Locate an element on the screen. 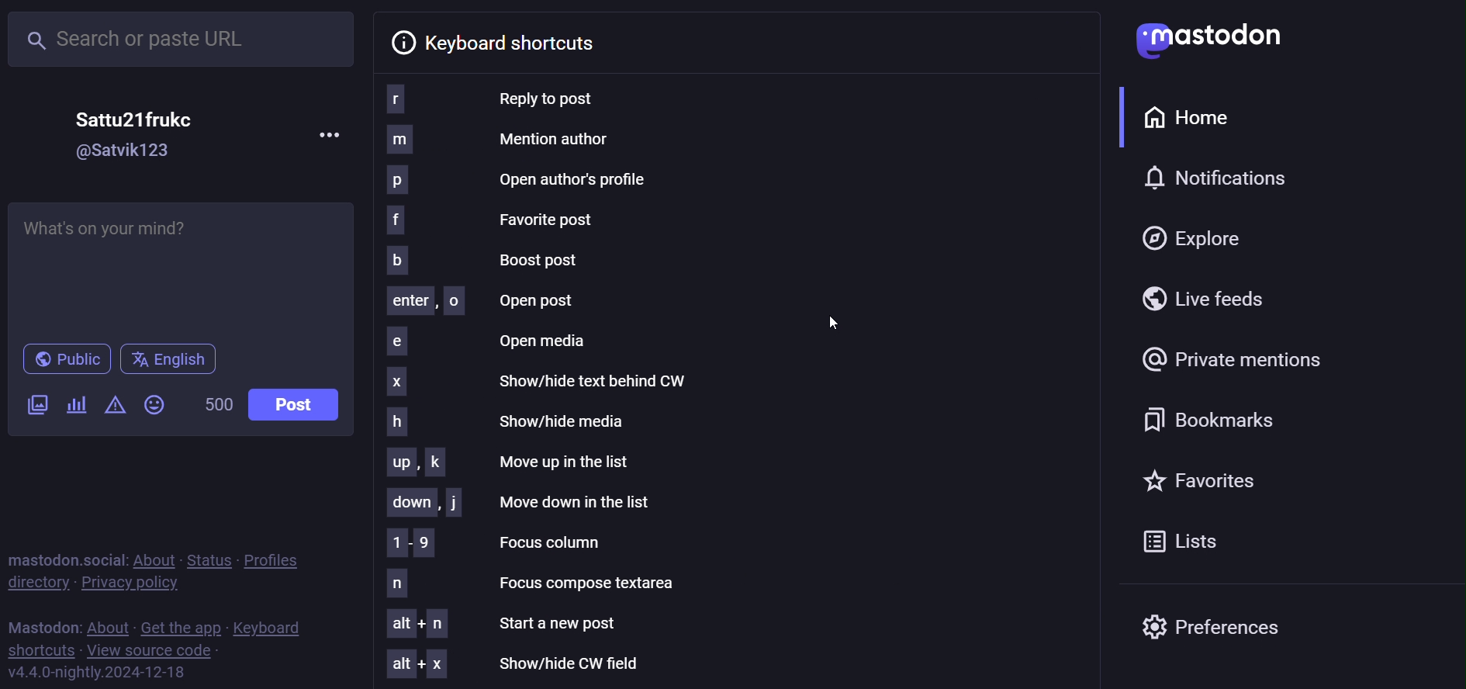  keyboard shortcuts is located at coordinates (506, 41).